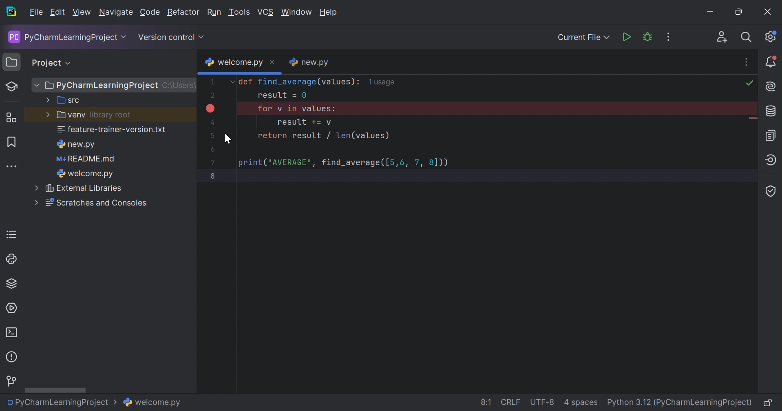 The image size is (782, 411). What do you see at coordinates (748, 37) in the screenshot?
I see `Search everywhere` at bounding box center [748, 37].